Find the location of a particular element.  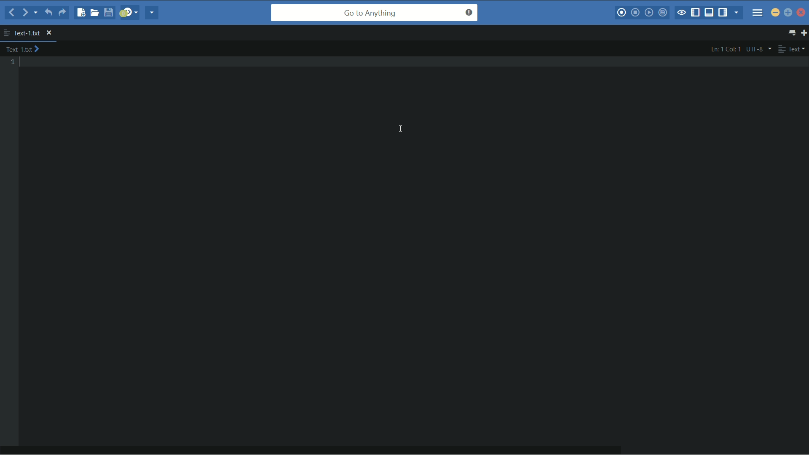

horizontal scroll bar is located at coordinates (320, 450).